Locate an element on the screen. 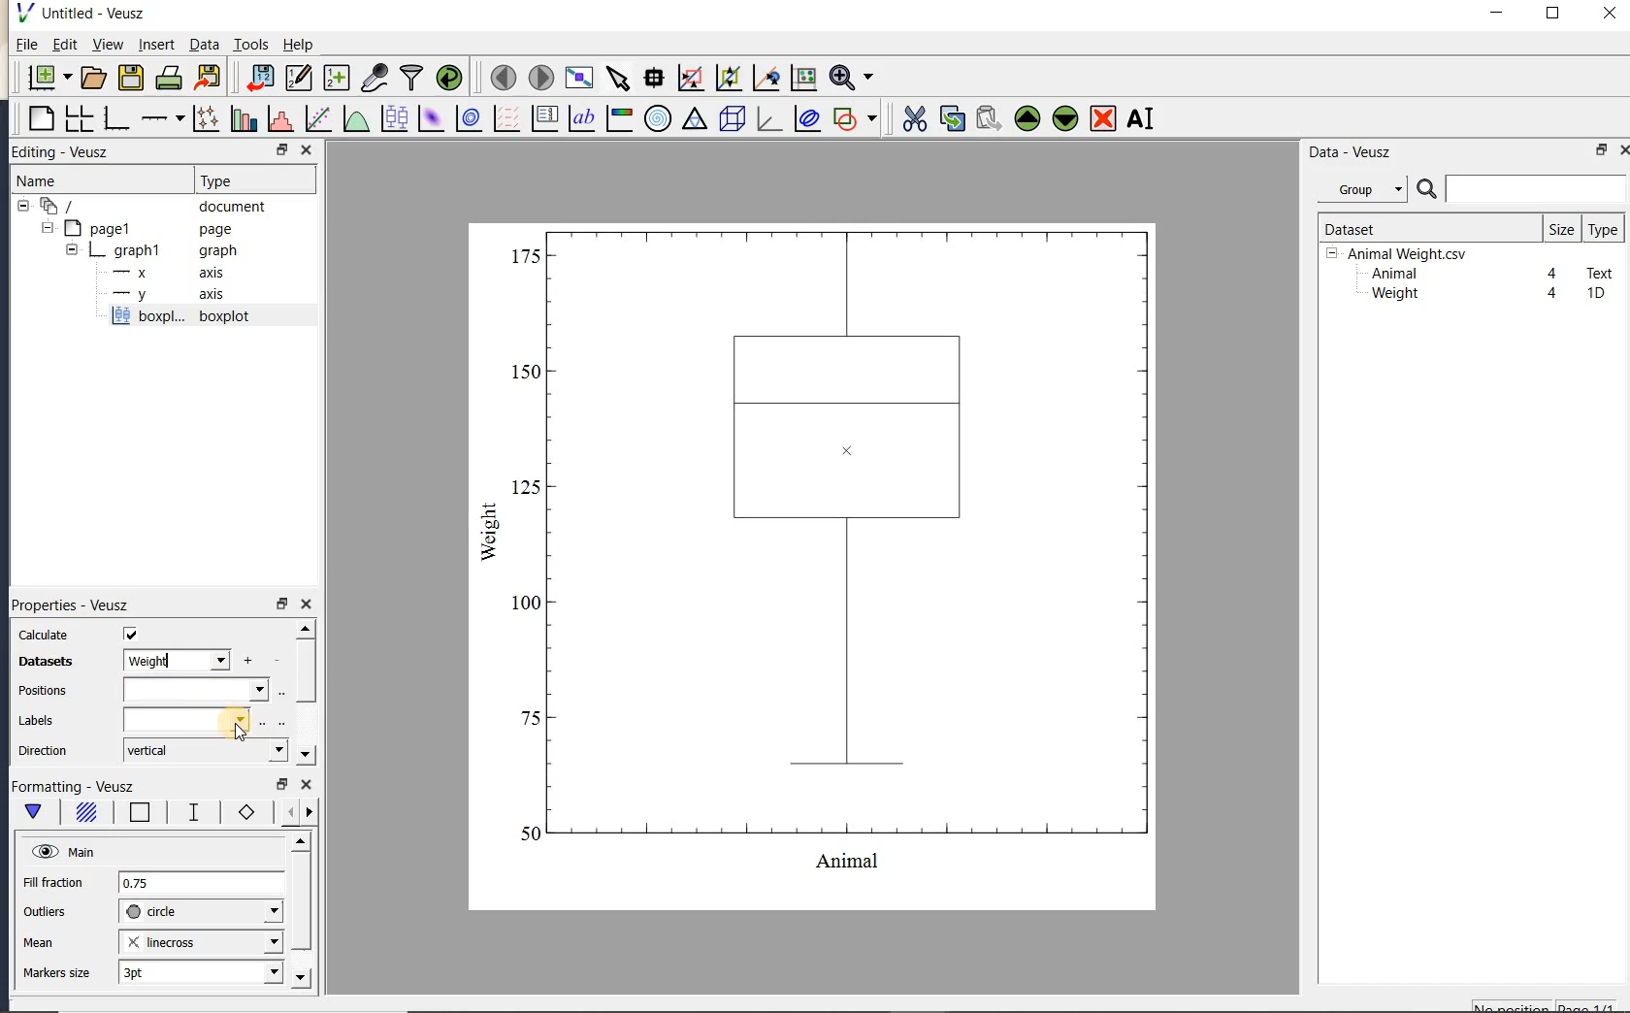  add an axis to the plot is located at coordinates (162, 118).